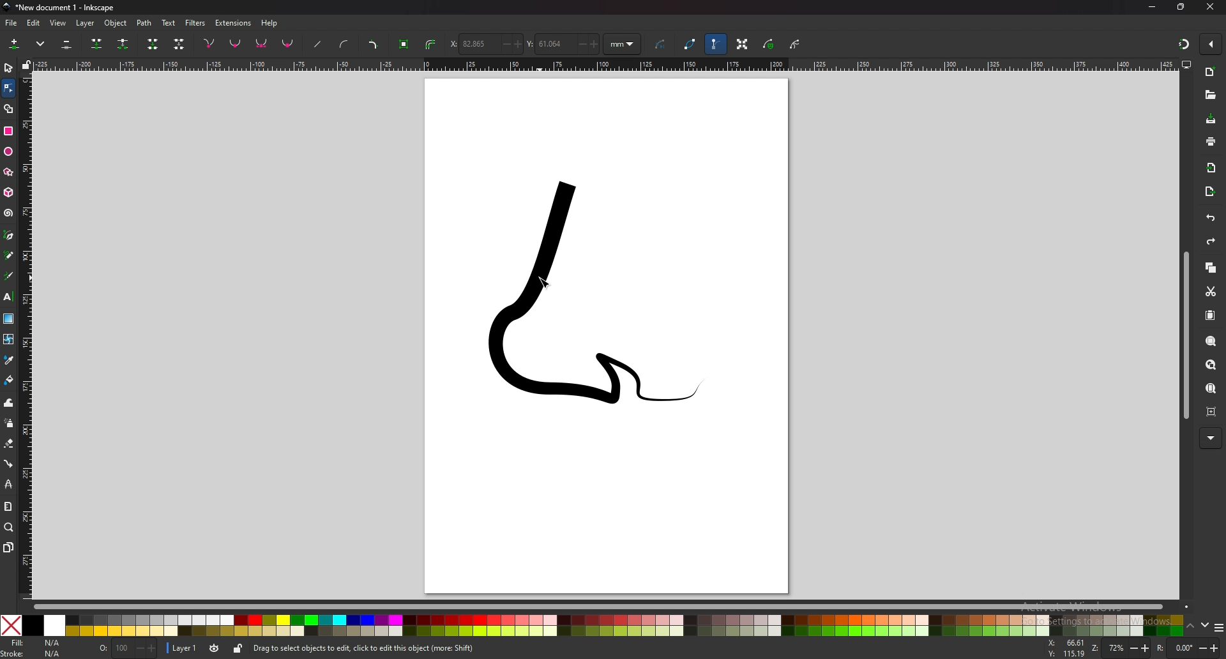 The image size is (1226, 659). I want to click on rotation, so click(1188, 648).